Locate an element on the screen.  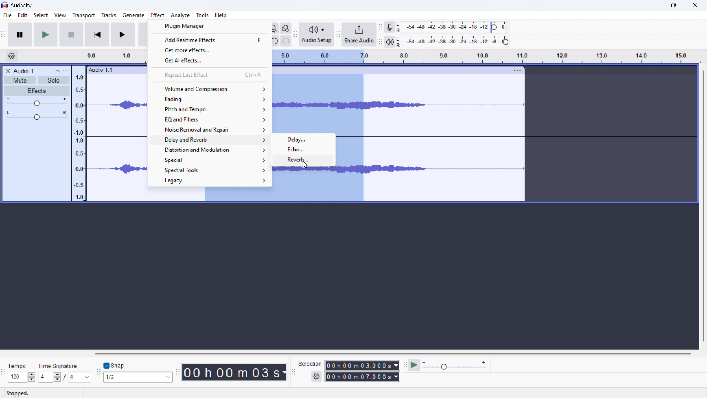
00 h 00 m 07.000 s is located at coordinates (362, 377).